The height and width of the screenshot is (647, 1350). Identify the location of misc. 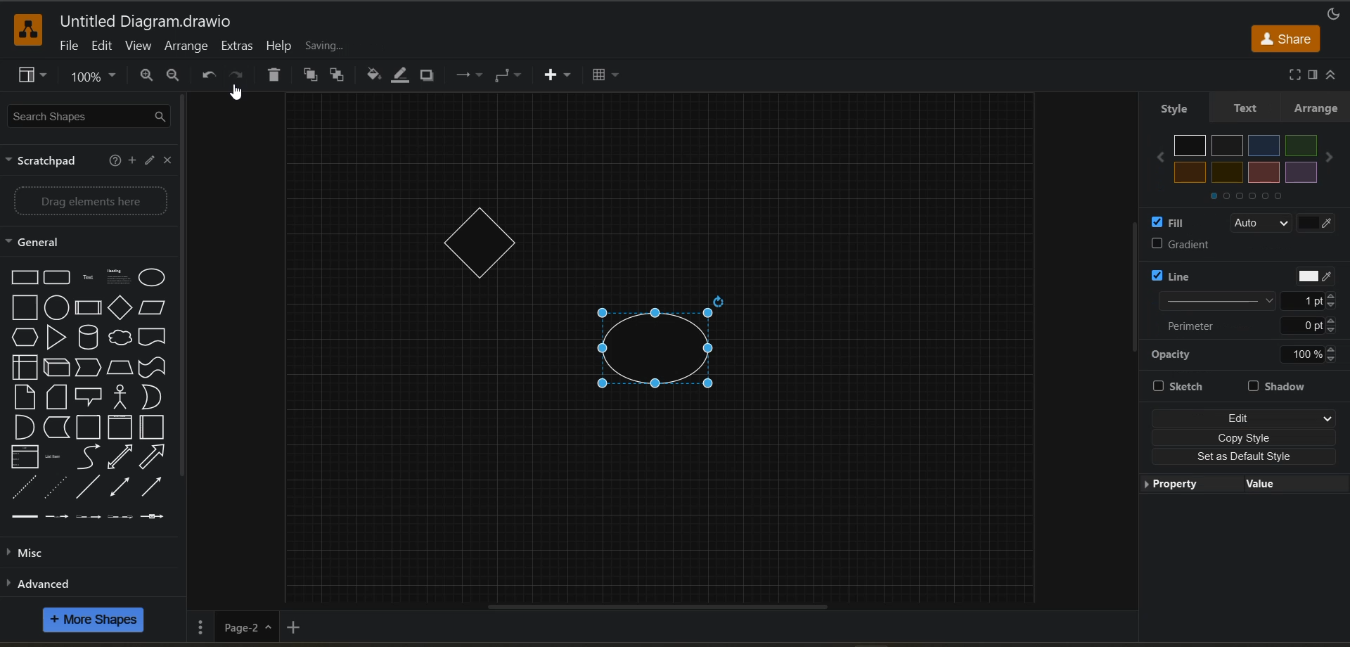
(28, 551).